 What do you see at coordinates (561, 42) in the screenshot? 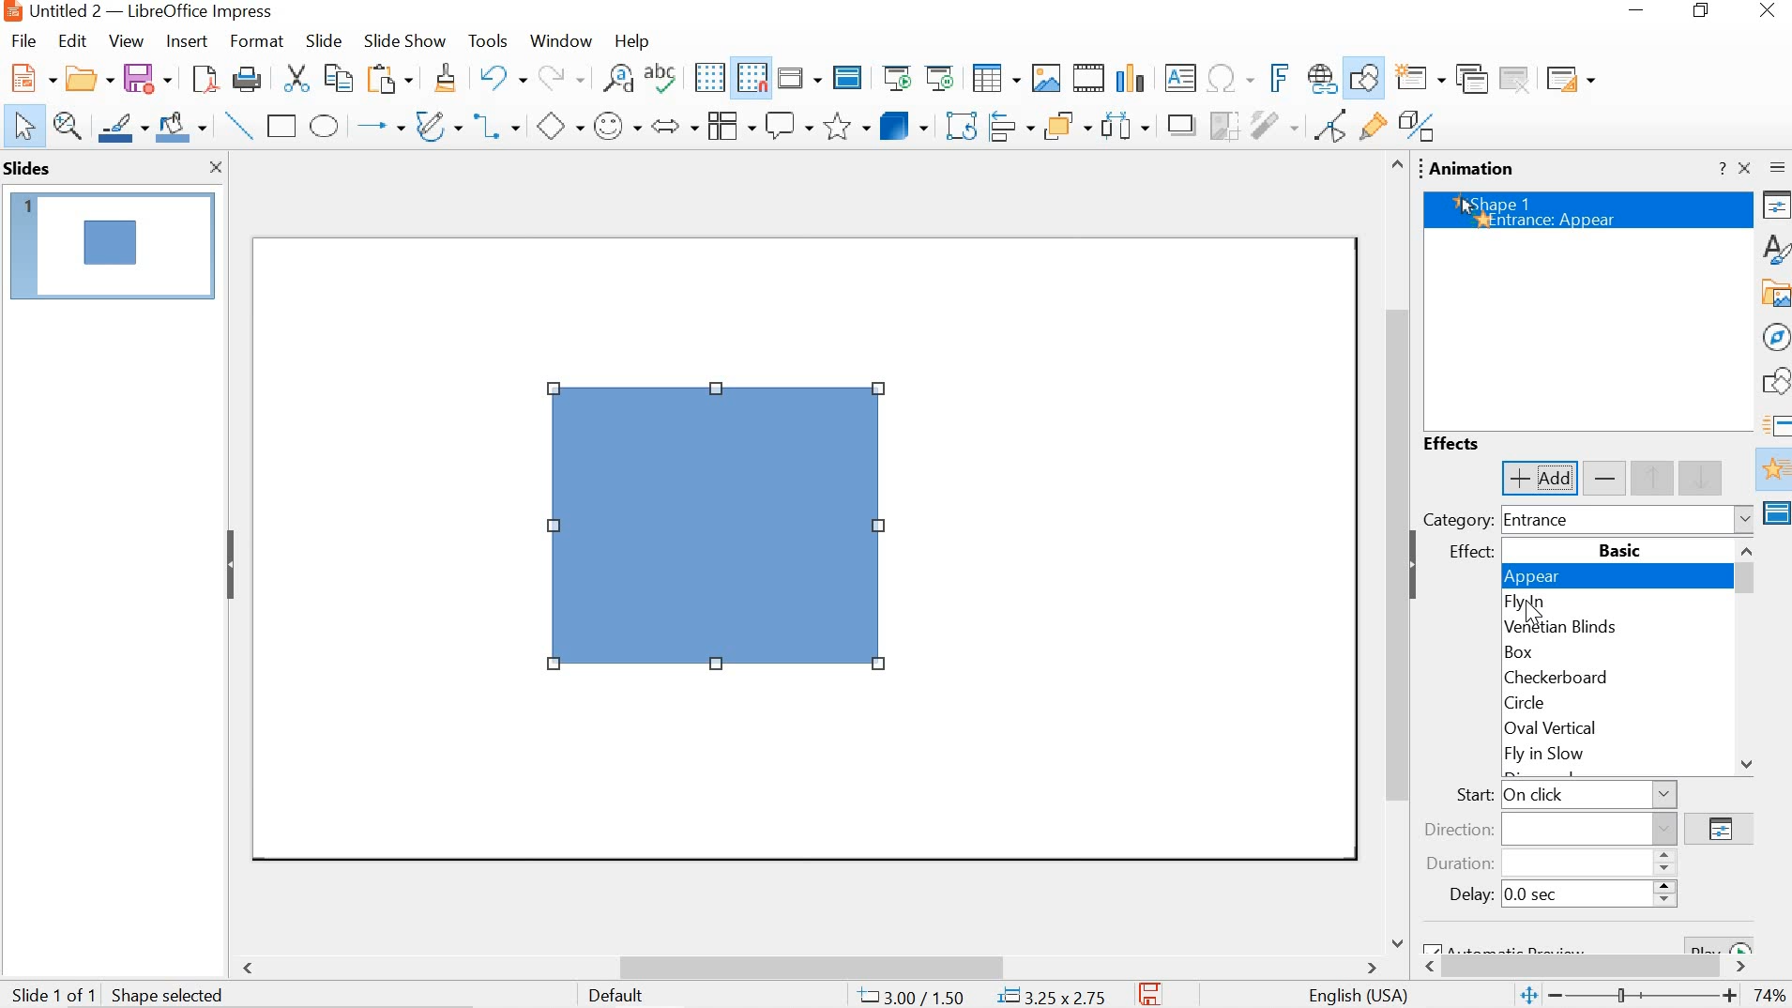
I see `window` at bounding box center [561, 42].